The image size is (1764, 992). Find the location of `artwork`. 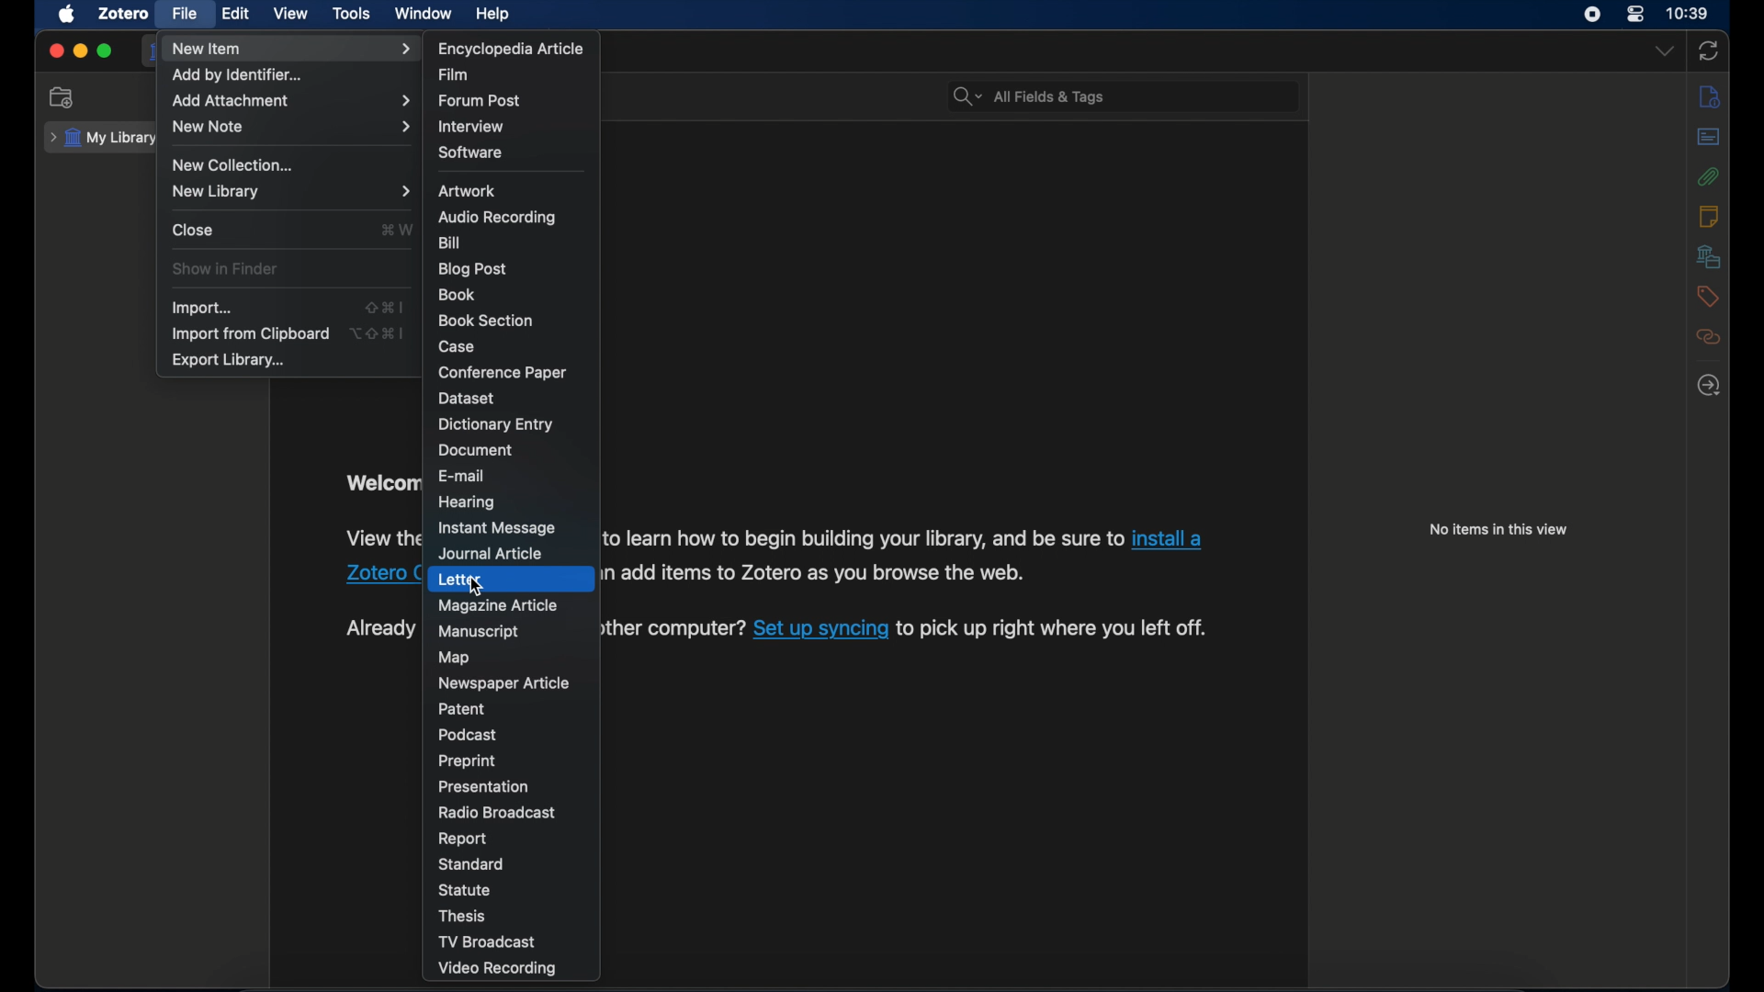

artwork is located at coordinates (467, 191).